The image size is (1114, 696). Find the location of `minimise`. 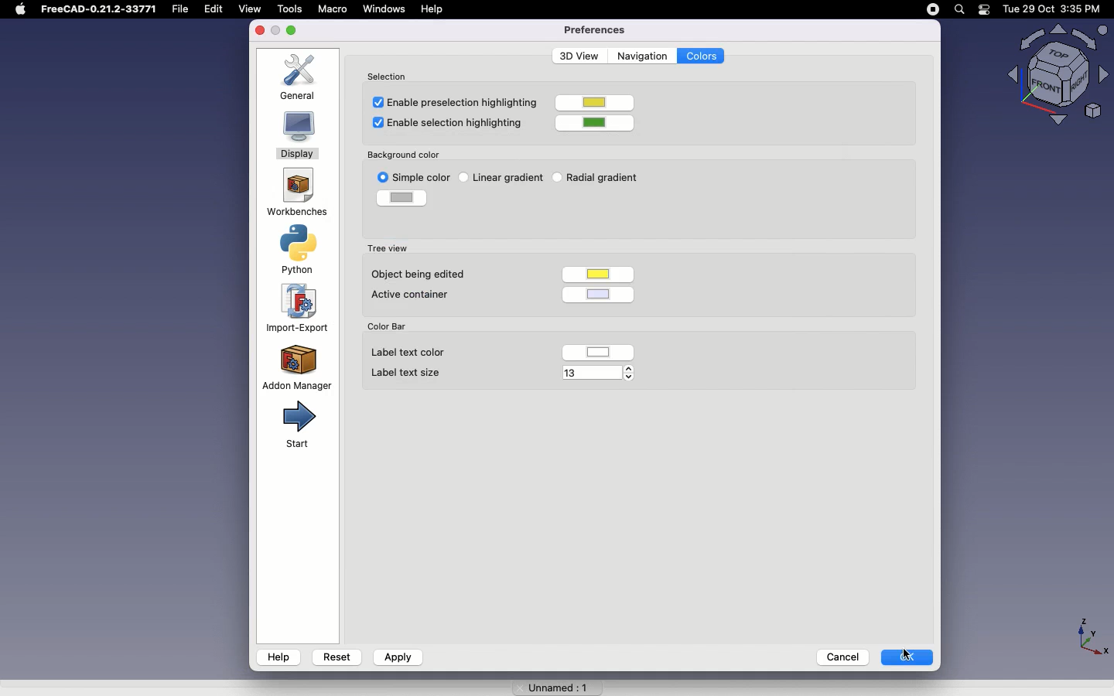

minimise is located at coordinates (275, 32).